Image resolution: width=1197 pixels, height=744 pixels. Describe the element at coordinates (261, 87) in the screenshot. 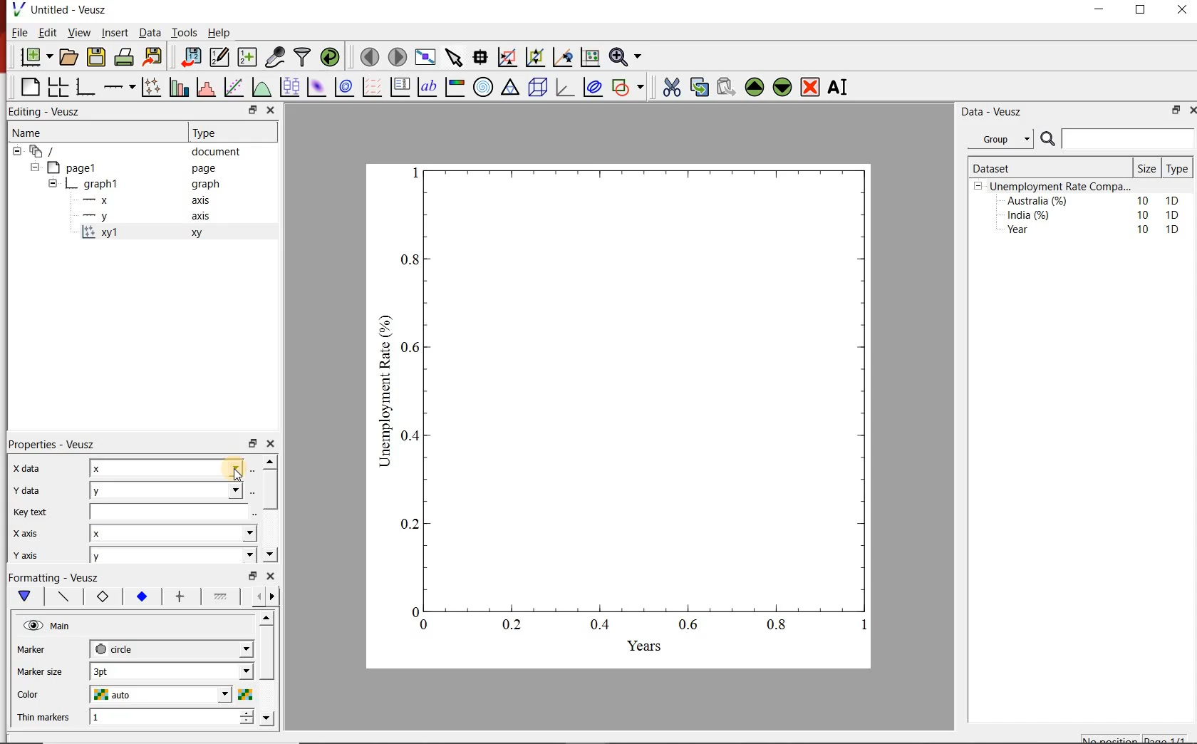

I see `plot a function` at that location.